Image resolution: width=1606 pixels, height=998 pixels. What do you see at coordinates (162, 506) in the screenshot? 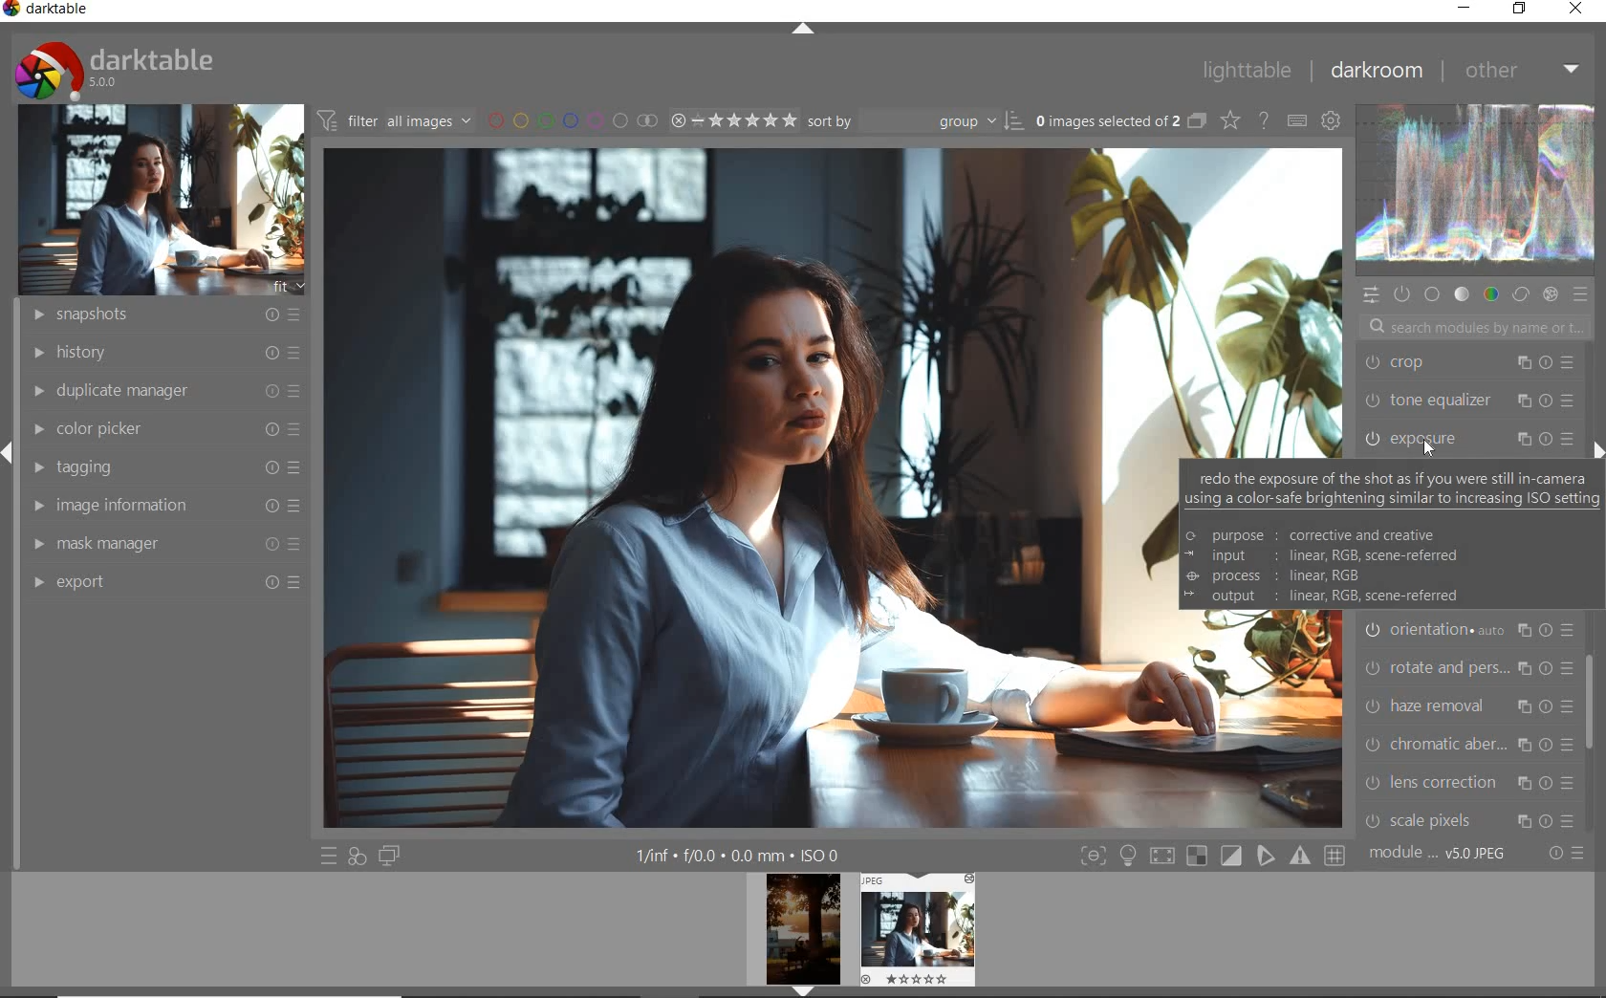
I see `IMAGE INFORMATION` at bounding box center [162, 506].